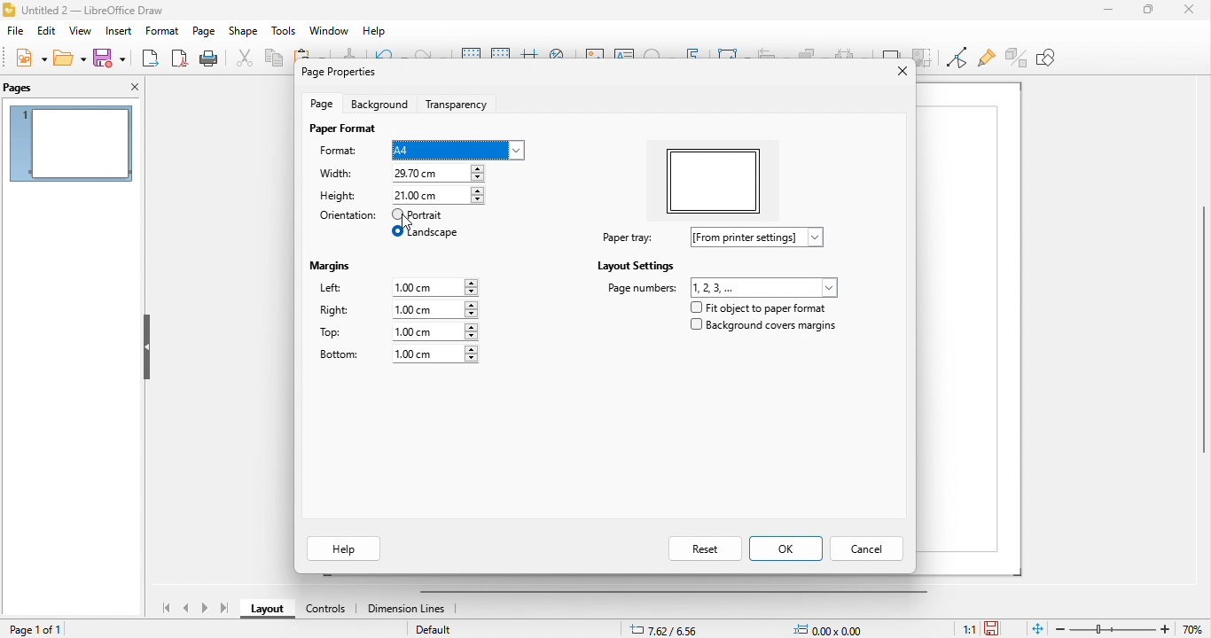 This screenshot has width=1211, height=638. I want to click on horizontal scroll bar, so click(684, 591).